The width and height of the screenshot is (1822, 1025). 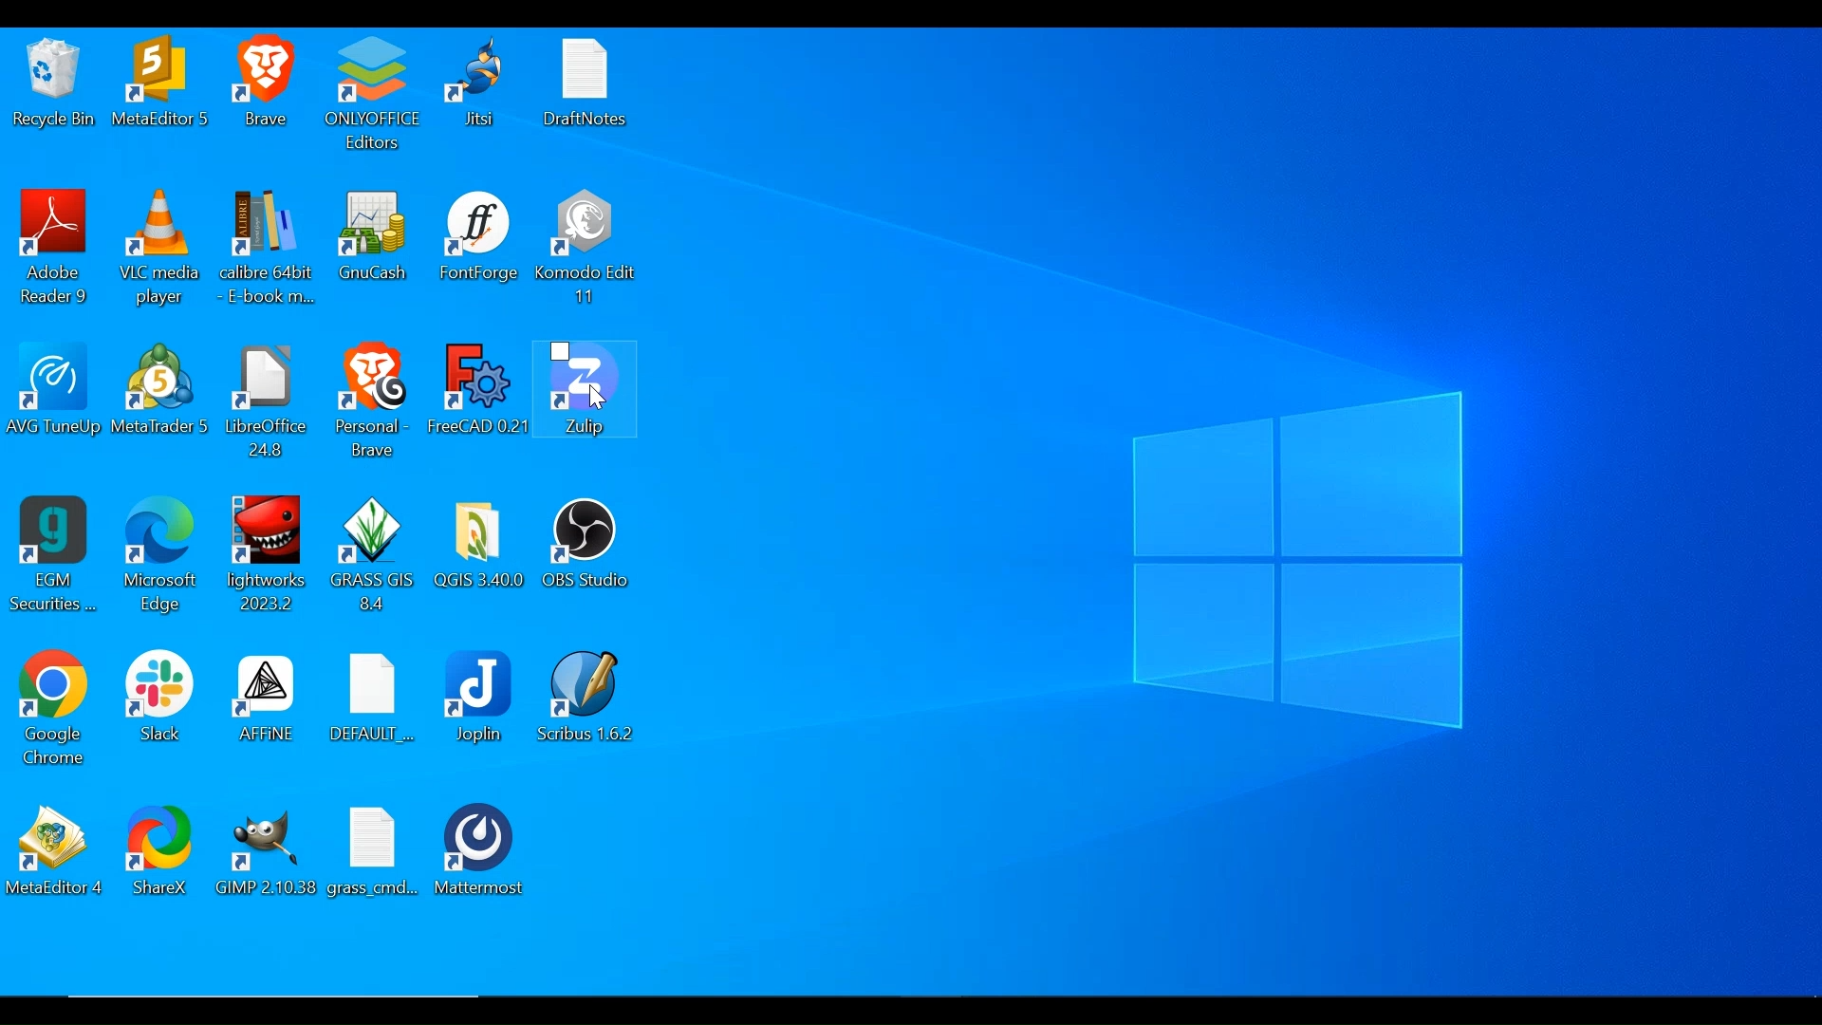 What do you see at coordinates (483, 698) in the screenshot?
I see `Joplin Desktop Icon` at bounding box center [483, 698].